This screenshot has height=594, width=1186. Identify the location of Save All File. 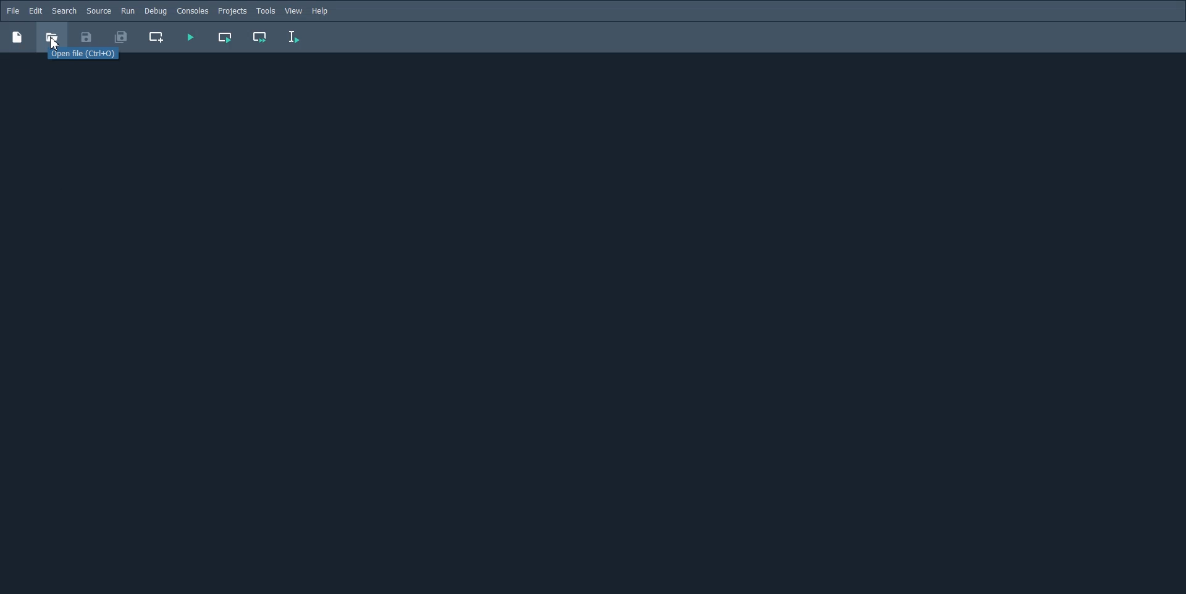
(120, 37).